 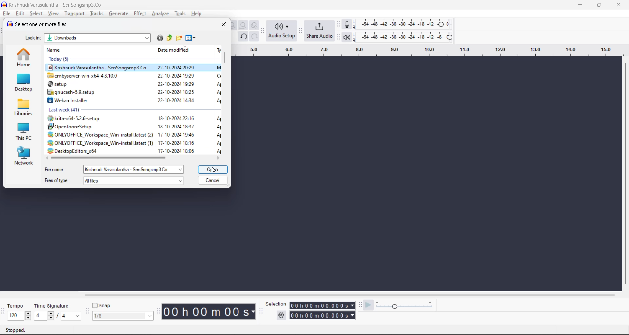 I want to click on edit, so click(x=20, y=14).